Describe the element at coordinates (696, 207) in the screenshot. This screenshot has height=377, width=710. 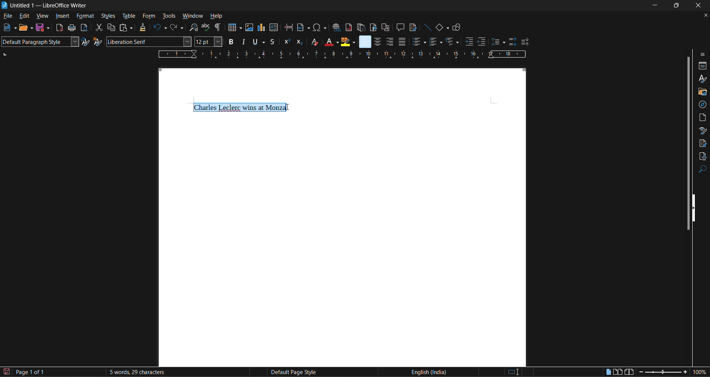
I see `hide` at that location.